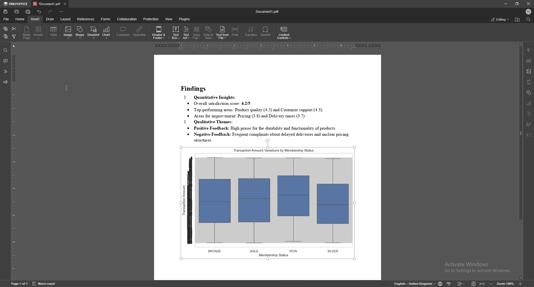 The width and height of the screenshot is (534, 287). I want to click on resize, so click(518, 4).